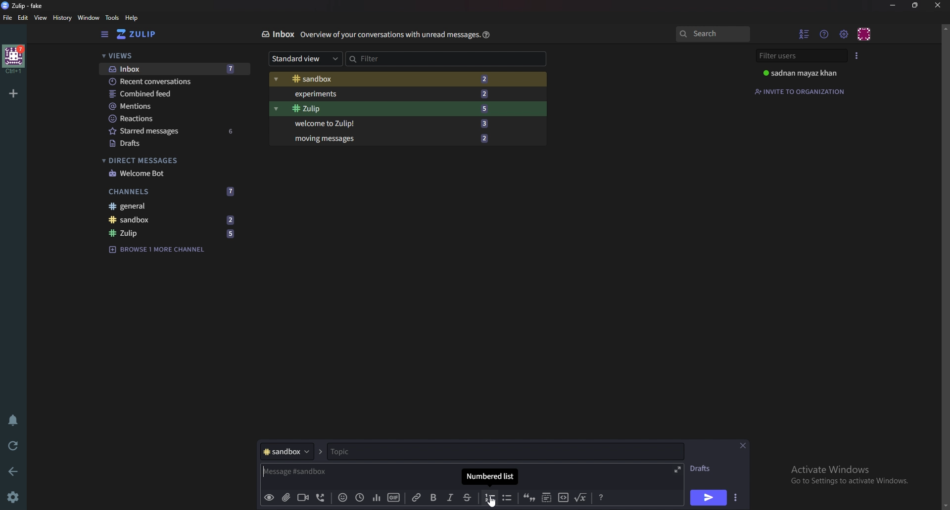 The width and height of the screenshot is (950, 510). I want to click on Spoiler, so click(545, 499).